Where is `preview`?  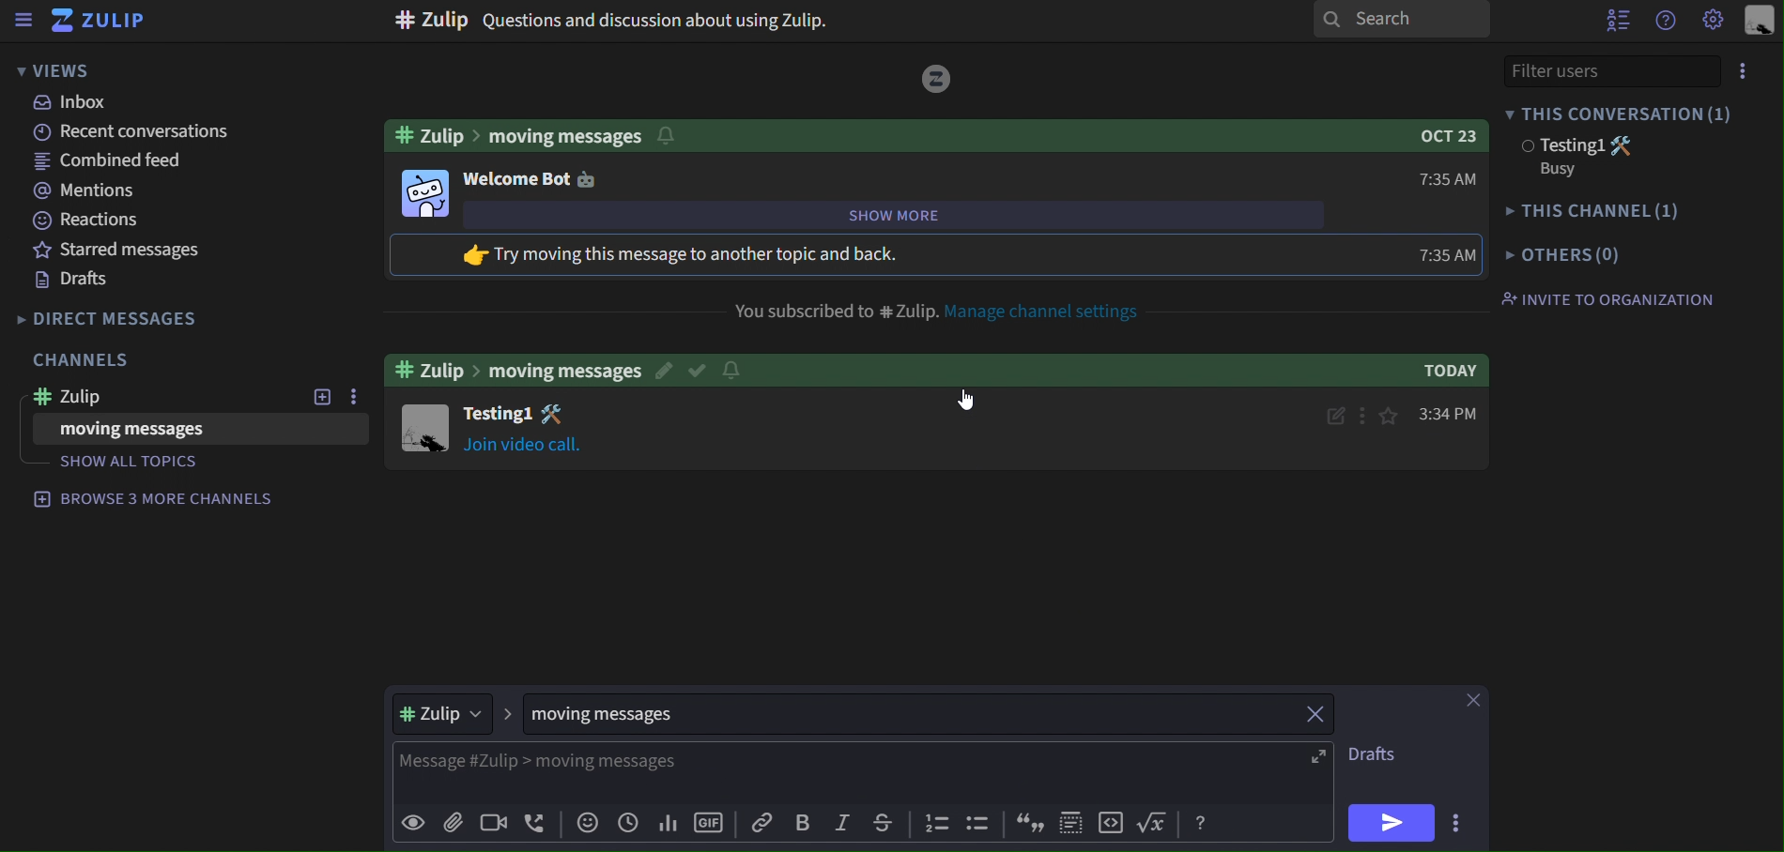
preview is located at coordinates (414, 826).